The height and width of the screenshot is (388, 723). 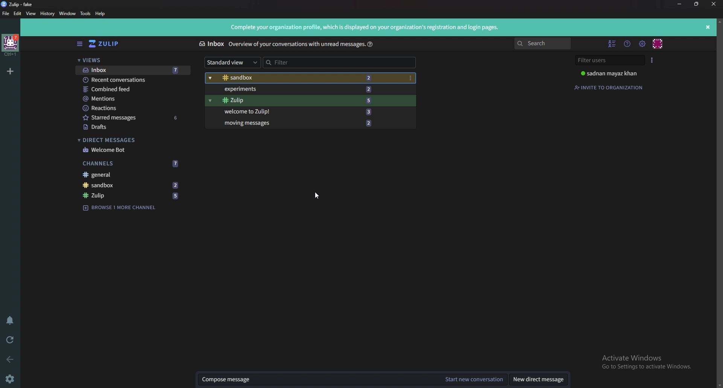 I want to click on Browse channel, so click(x=124, y=208).